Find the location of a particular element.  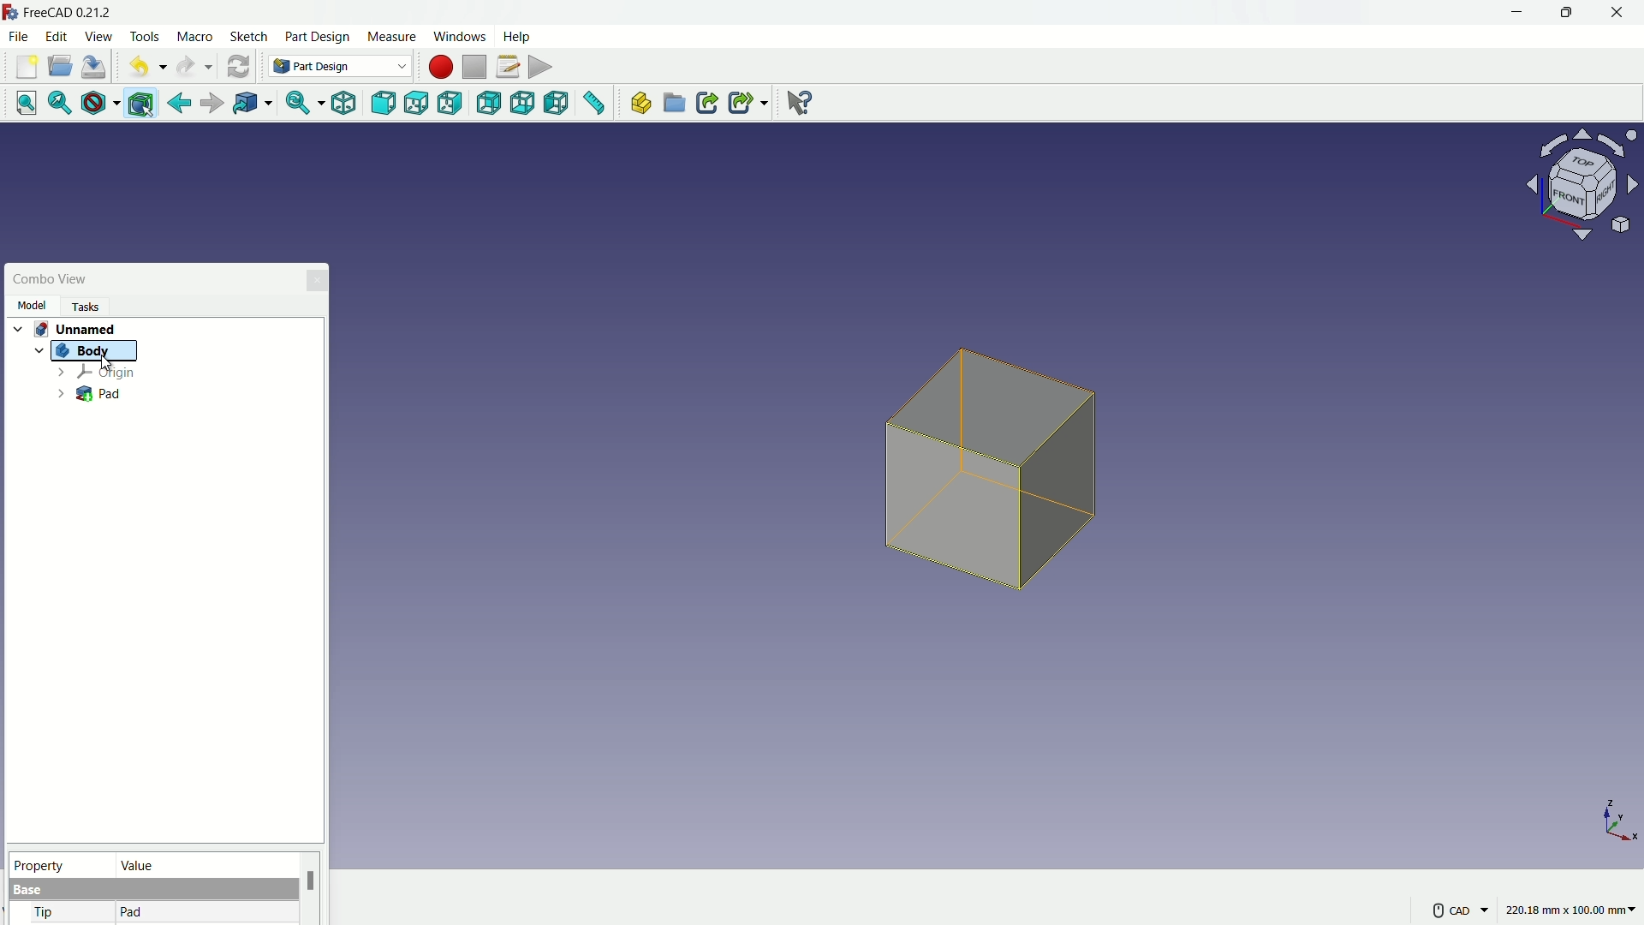

pad is located at coordinates (132, 913).